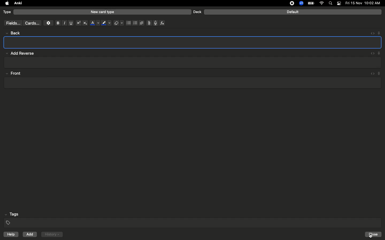 Image resolution: width=385 pixels, height=240 pixels. I want to click on Search, so click(331, 3).